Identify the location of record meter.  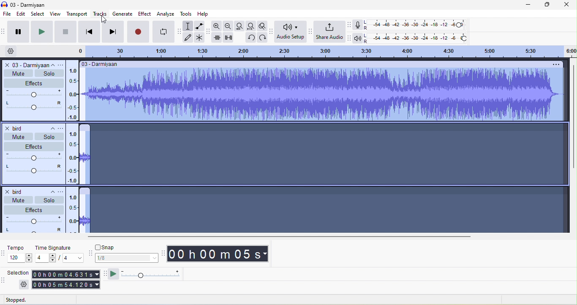
(357, 26).